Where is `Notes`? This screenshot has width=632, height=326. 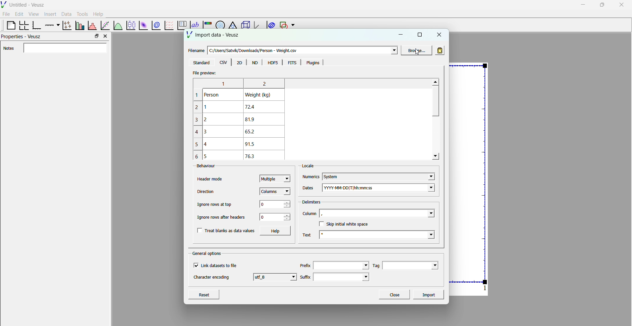 Notes is located at coordinates (56, 48).